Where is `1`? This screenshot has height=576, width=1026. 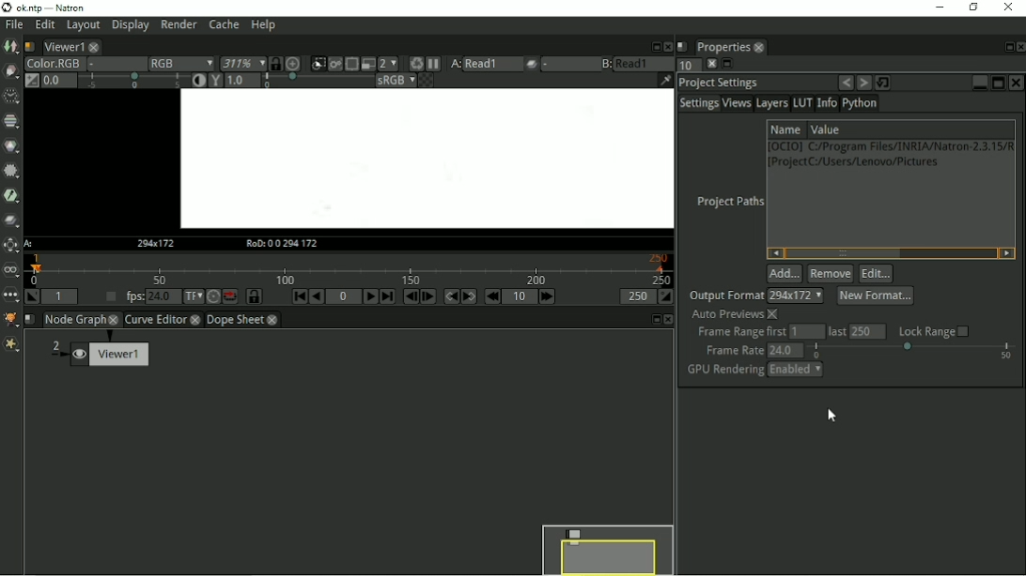
1 is located at coordinates (805, 332).